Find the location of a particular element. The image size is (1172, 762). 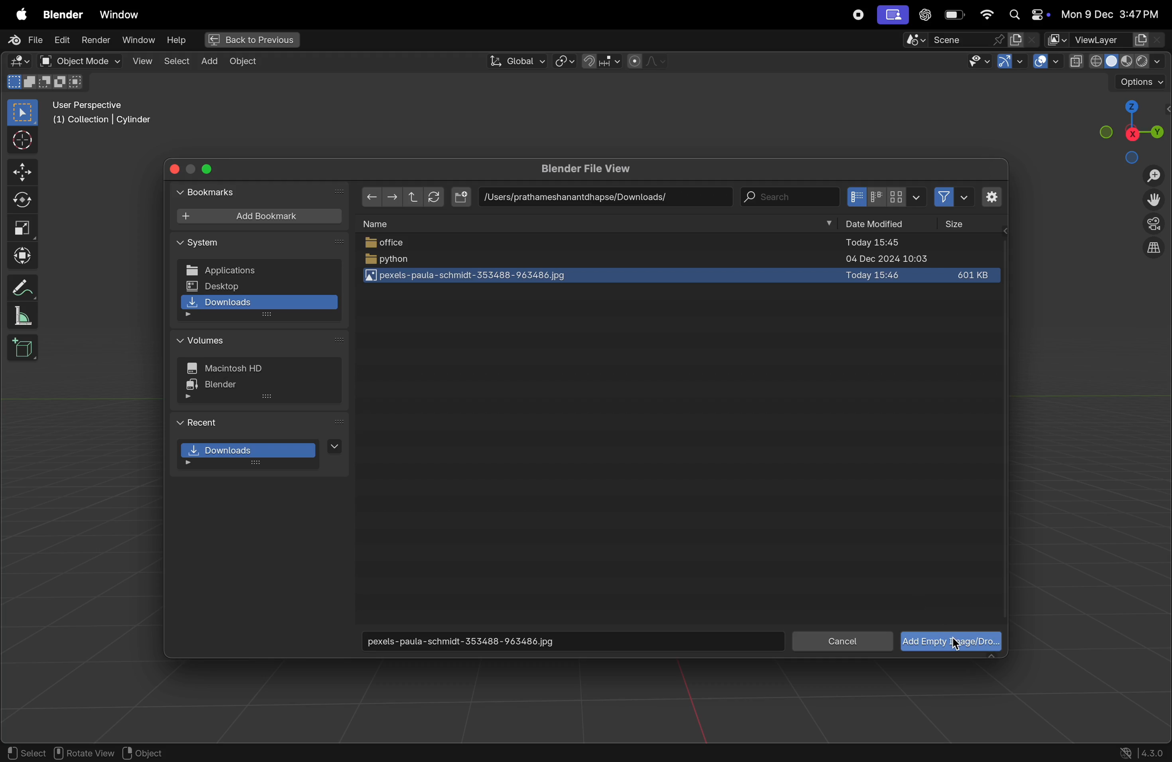

upward is located at coordinates (410, 196).